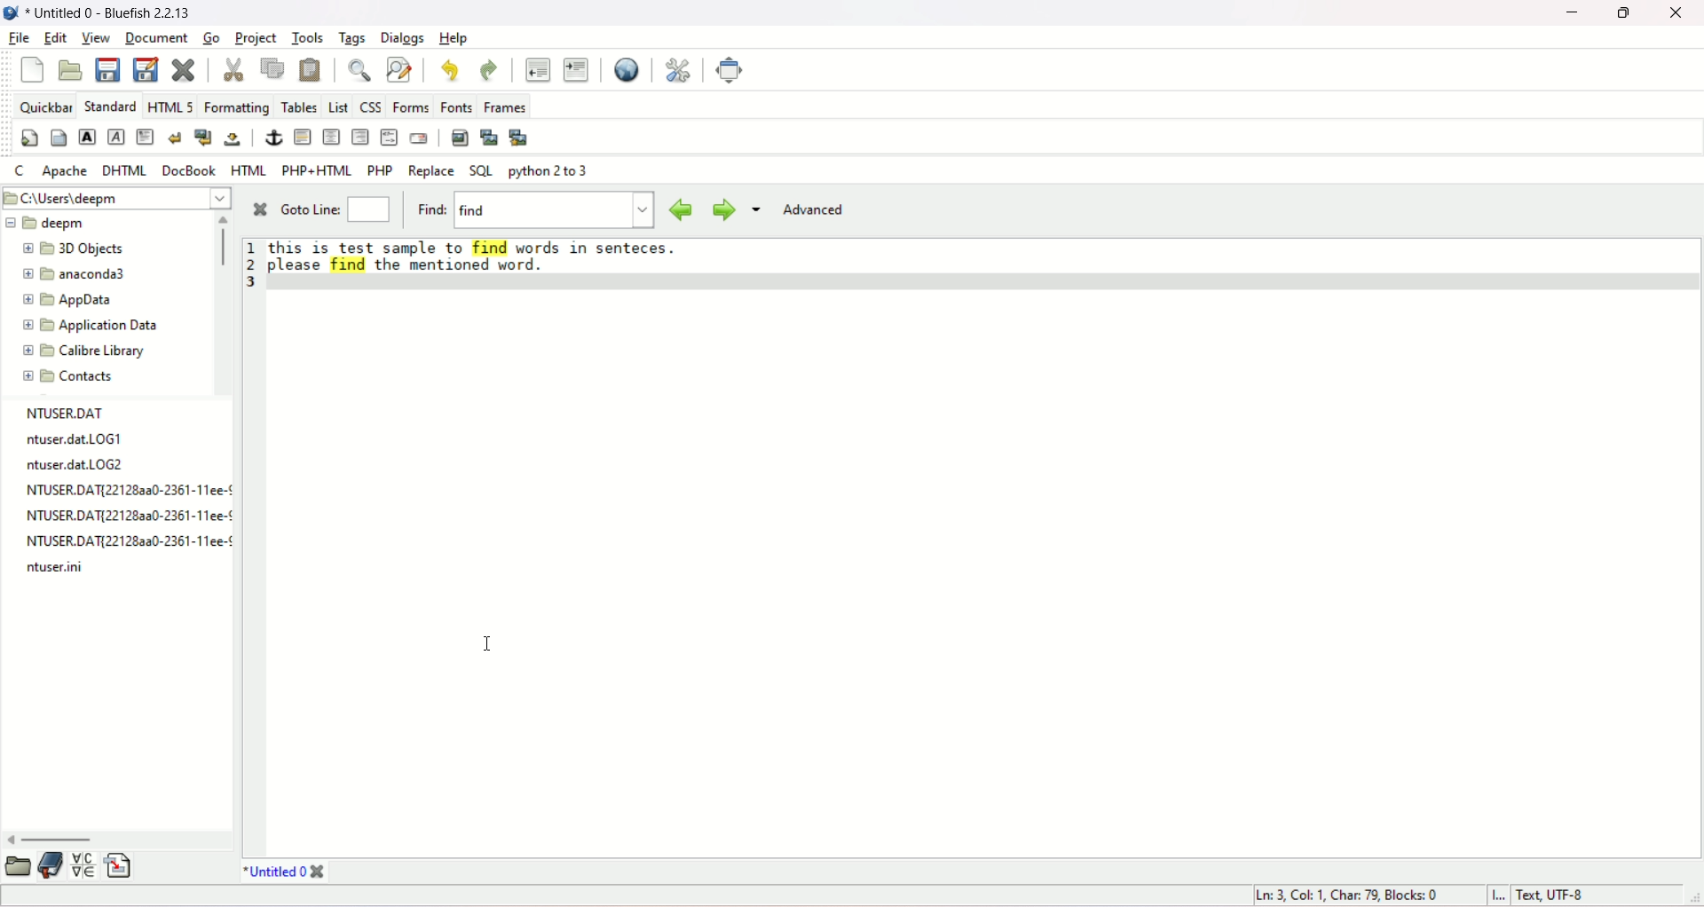  What do you see at coordinates (33, 68) in the screenshot?
I see `new` at bounding box center [33, 68].